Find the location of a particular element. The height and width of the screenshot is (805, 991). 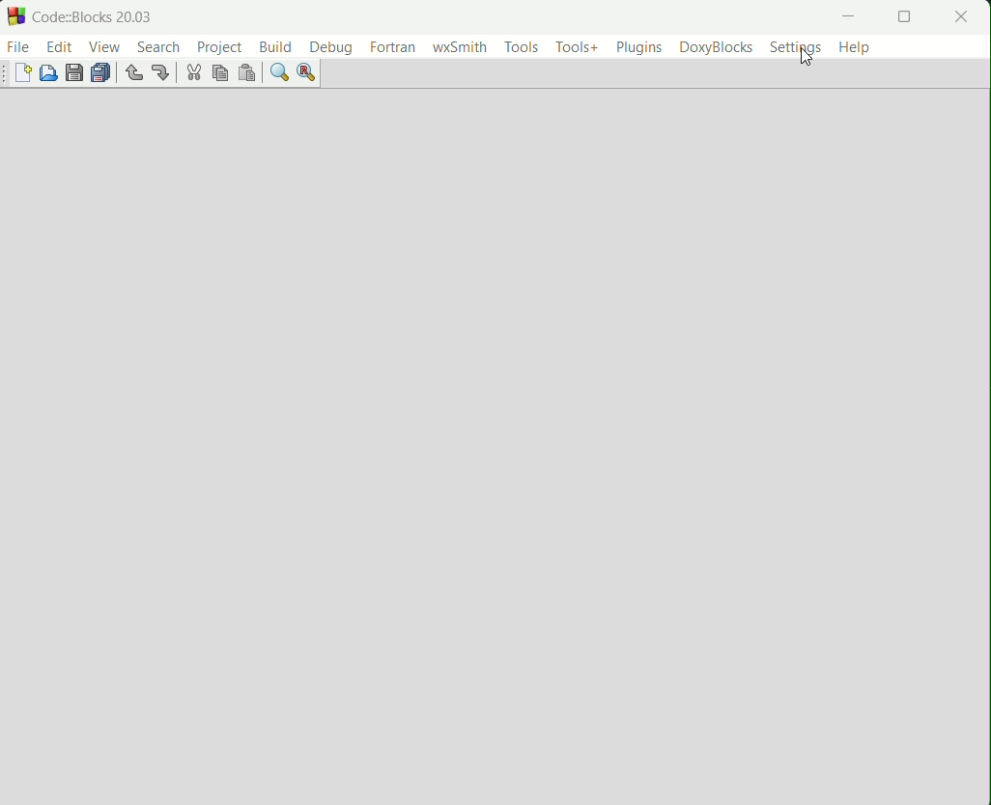

fortran is located at coordinates (392, 46).